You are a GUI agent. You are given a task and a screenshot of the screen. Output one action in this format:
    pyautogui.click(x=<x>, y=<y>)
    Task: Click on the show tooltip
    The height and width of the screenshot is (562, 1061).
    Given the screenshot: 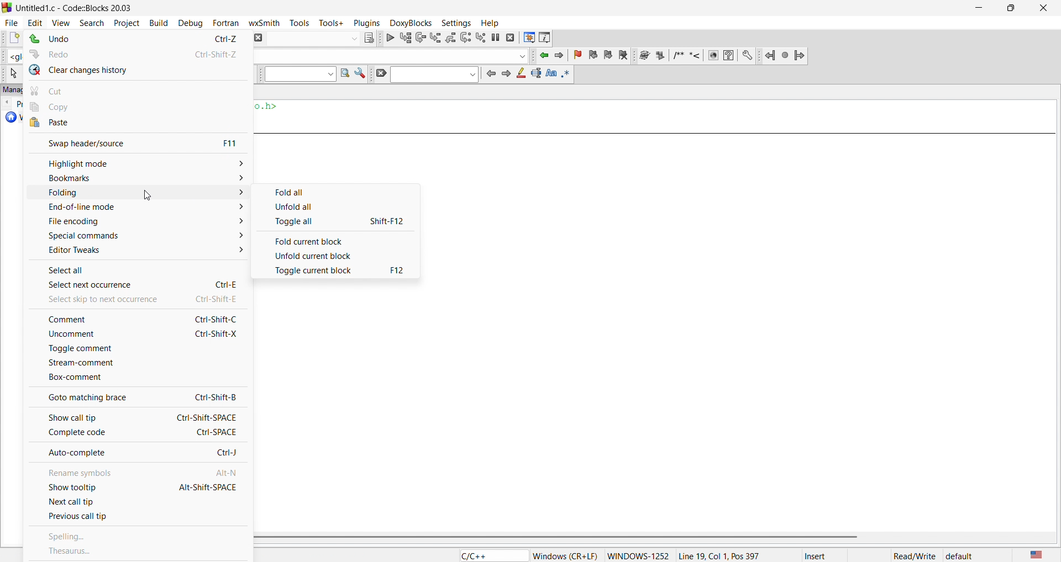 What is the action you would take?
    pyautogui.click(x=135, y=487)
    